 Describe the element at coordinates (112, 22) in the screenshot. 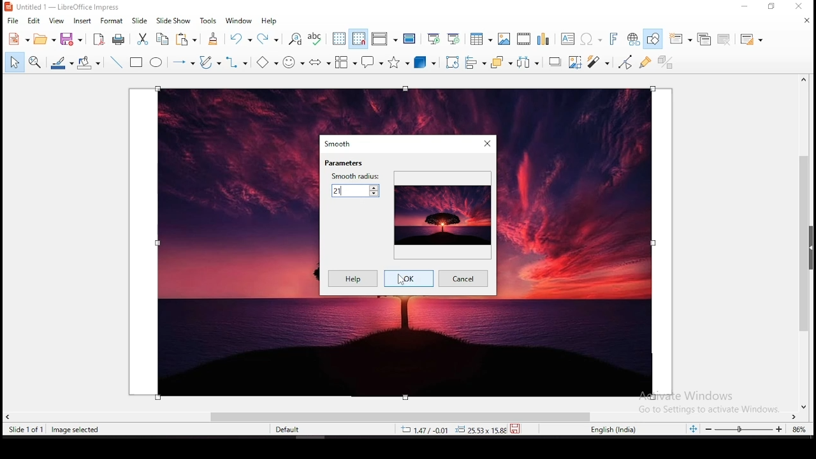

I see `format` at that location.